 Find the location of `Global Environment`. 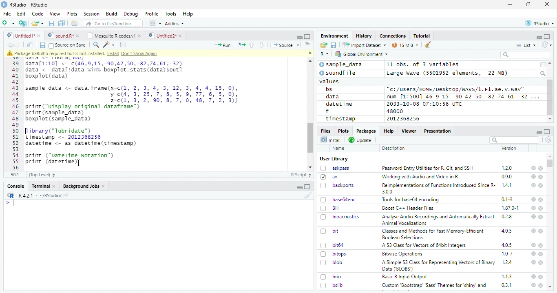

Global Environment is located at coordinates (362, 53).